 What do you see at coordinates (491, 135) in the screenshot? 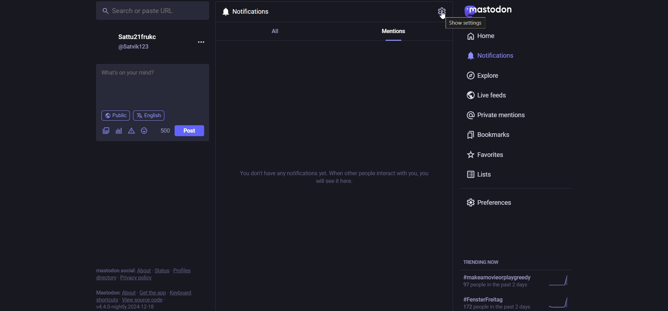
I see `Bookmarks` at bounding box center [491, 135].